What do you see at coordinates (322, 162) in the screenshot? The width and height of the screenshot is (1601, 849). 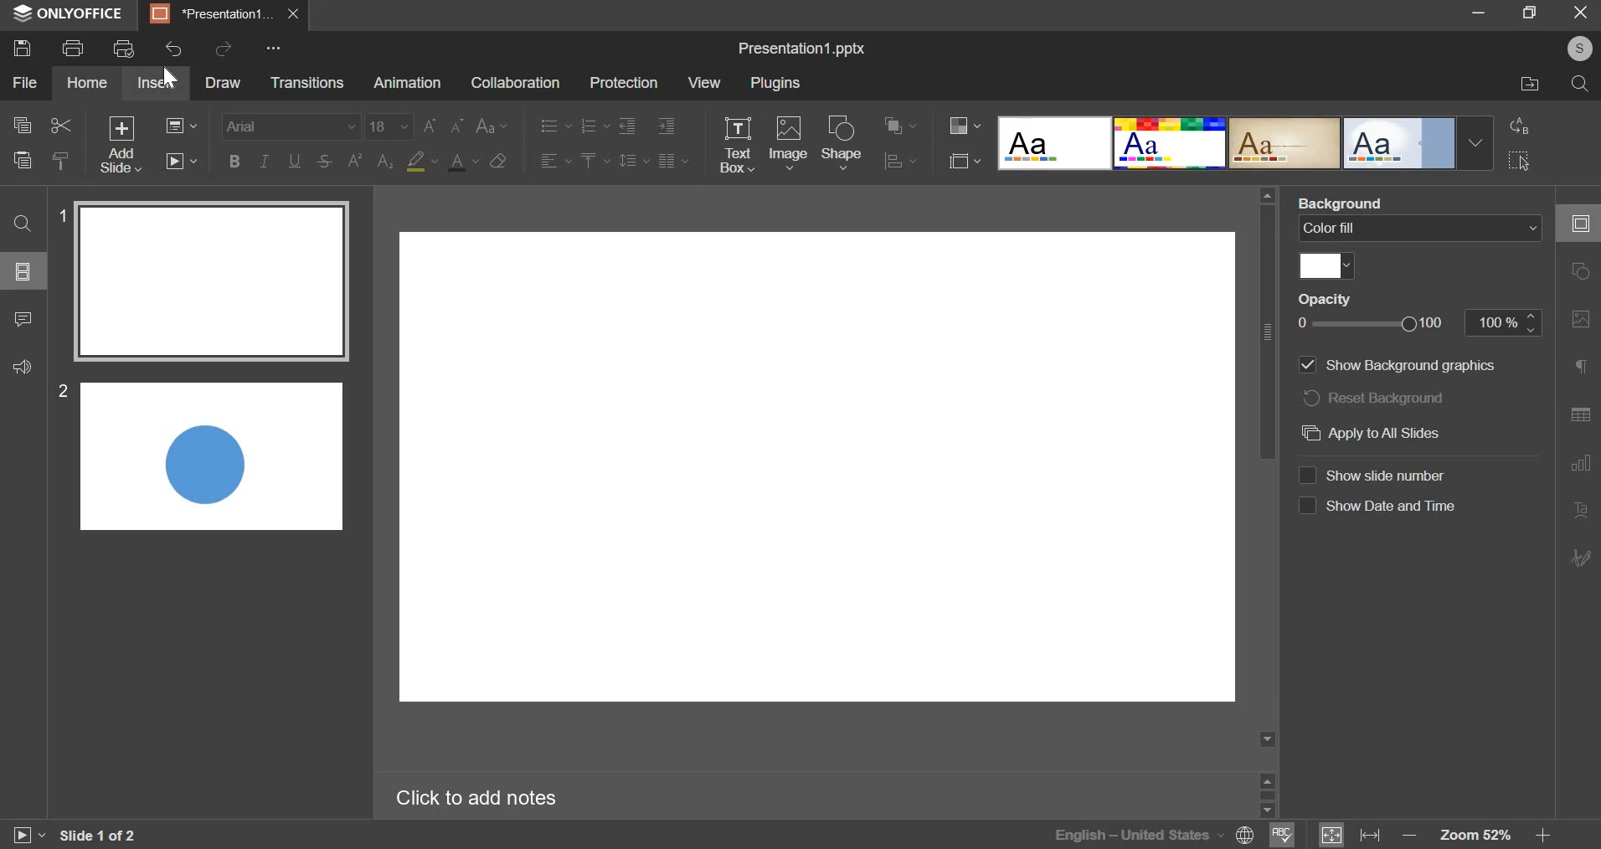 I see `strike through` at bounding box center [322, 162].